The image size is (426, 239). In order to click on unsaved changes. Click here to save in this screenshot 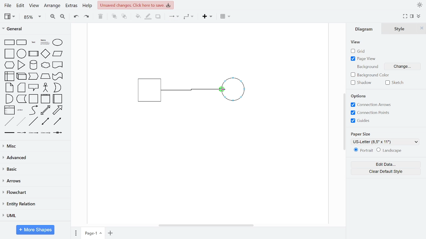, I will do `click(136, 5)`.